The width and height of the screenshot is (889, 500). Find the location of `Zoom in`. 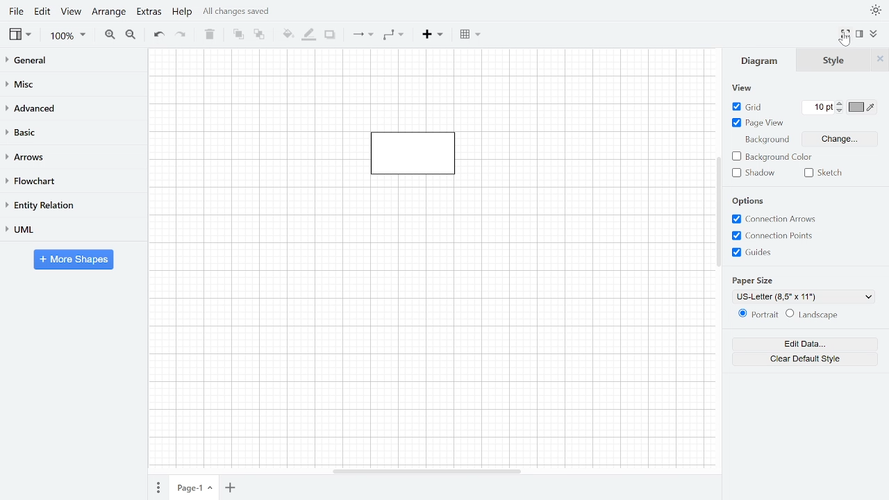

Zoom in is located at coordinates (109, 35).